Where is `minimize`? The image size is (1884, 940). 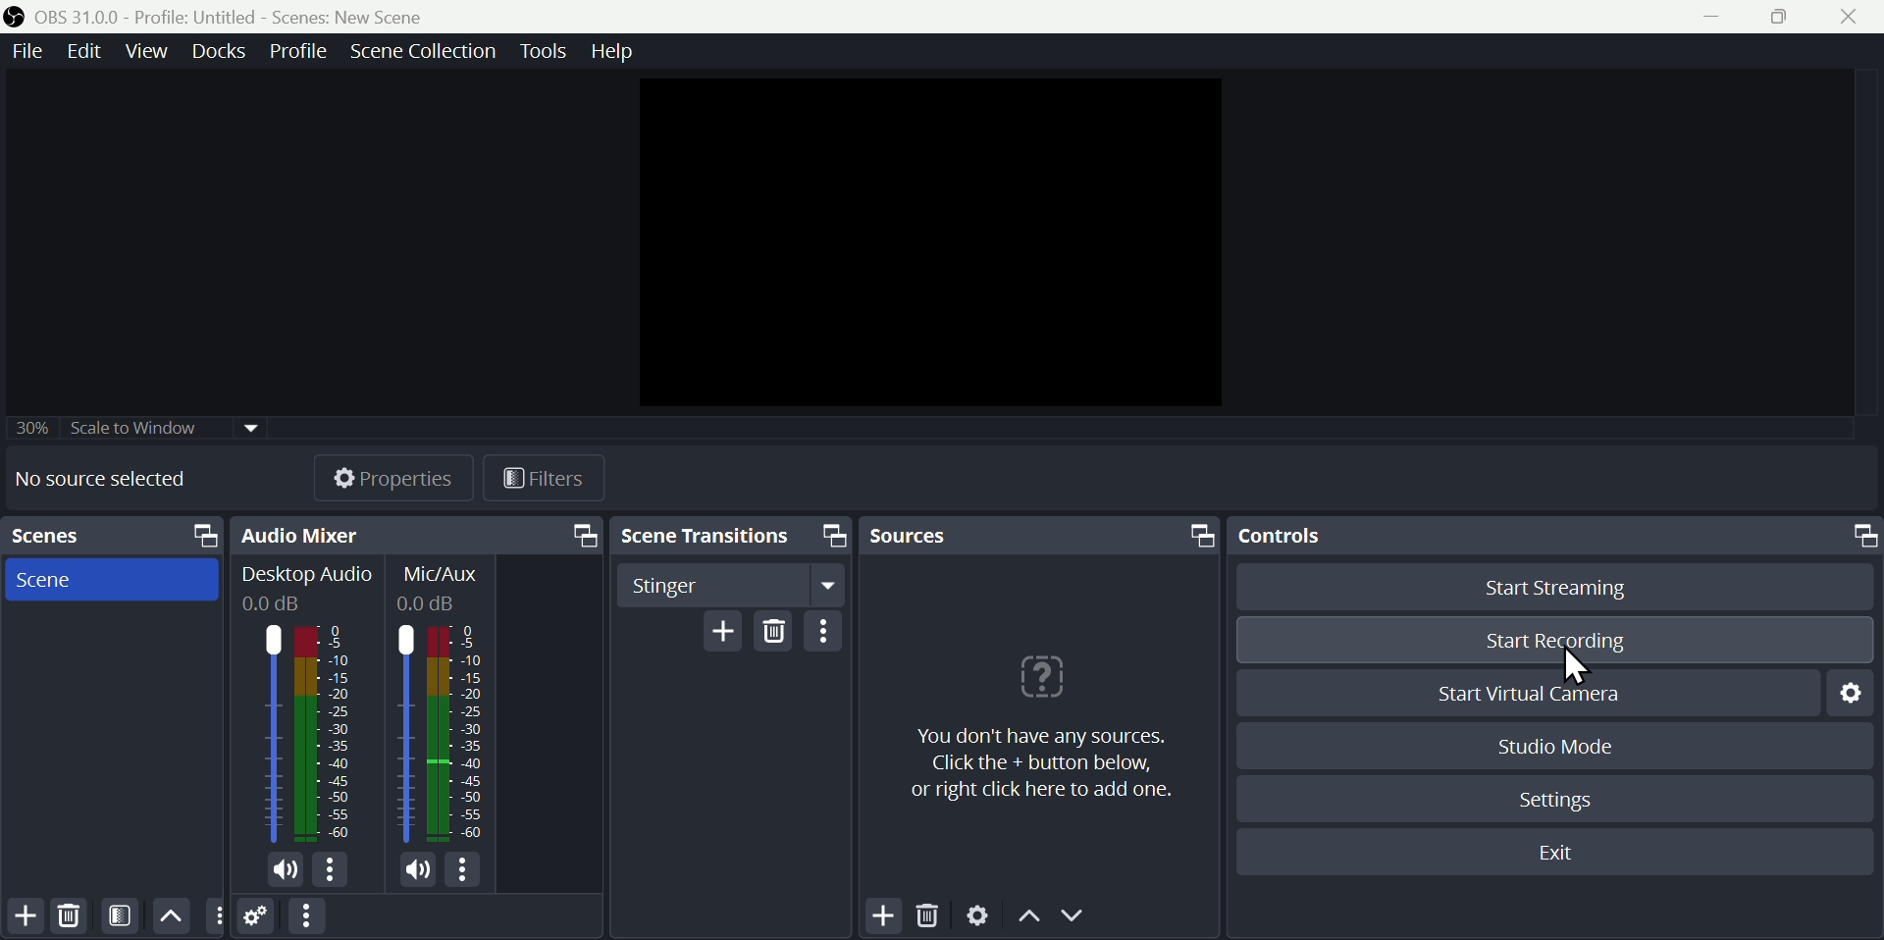
minimize is located at coordinates (1711, 18).